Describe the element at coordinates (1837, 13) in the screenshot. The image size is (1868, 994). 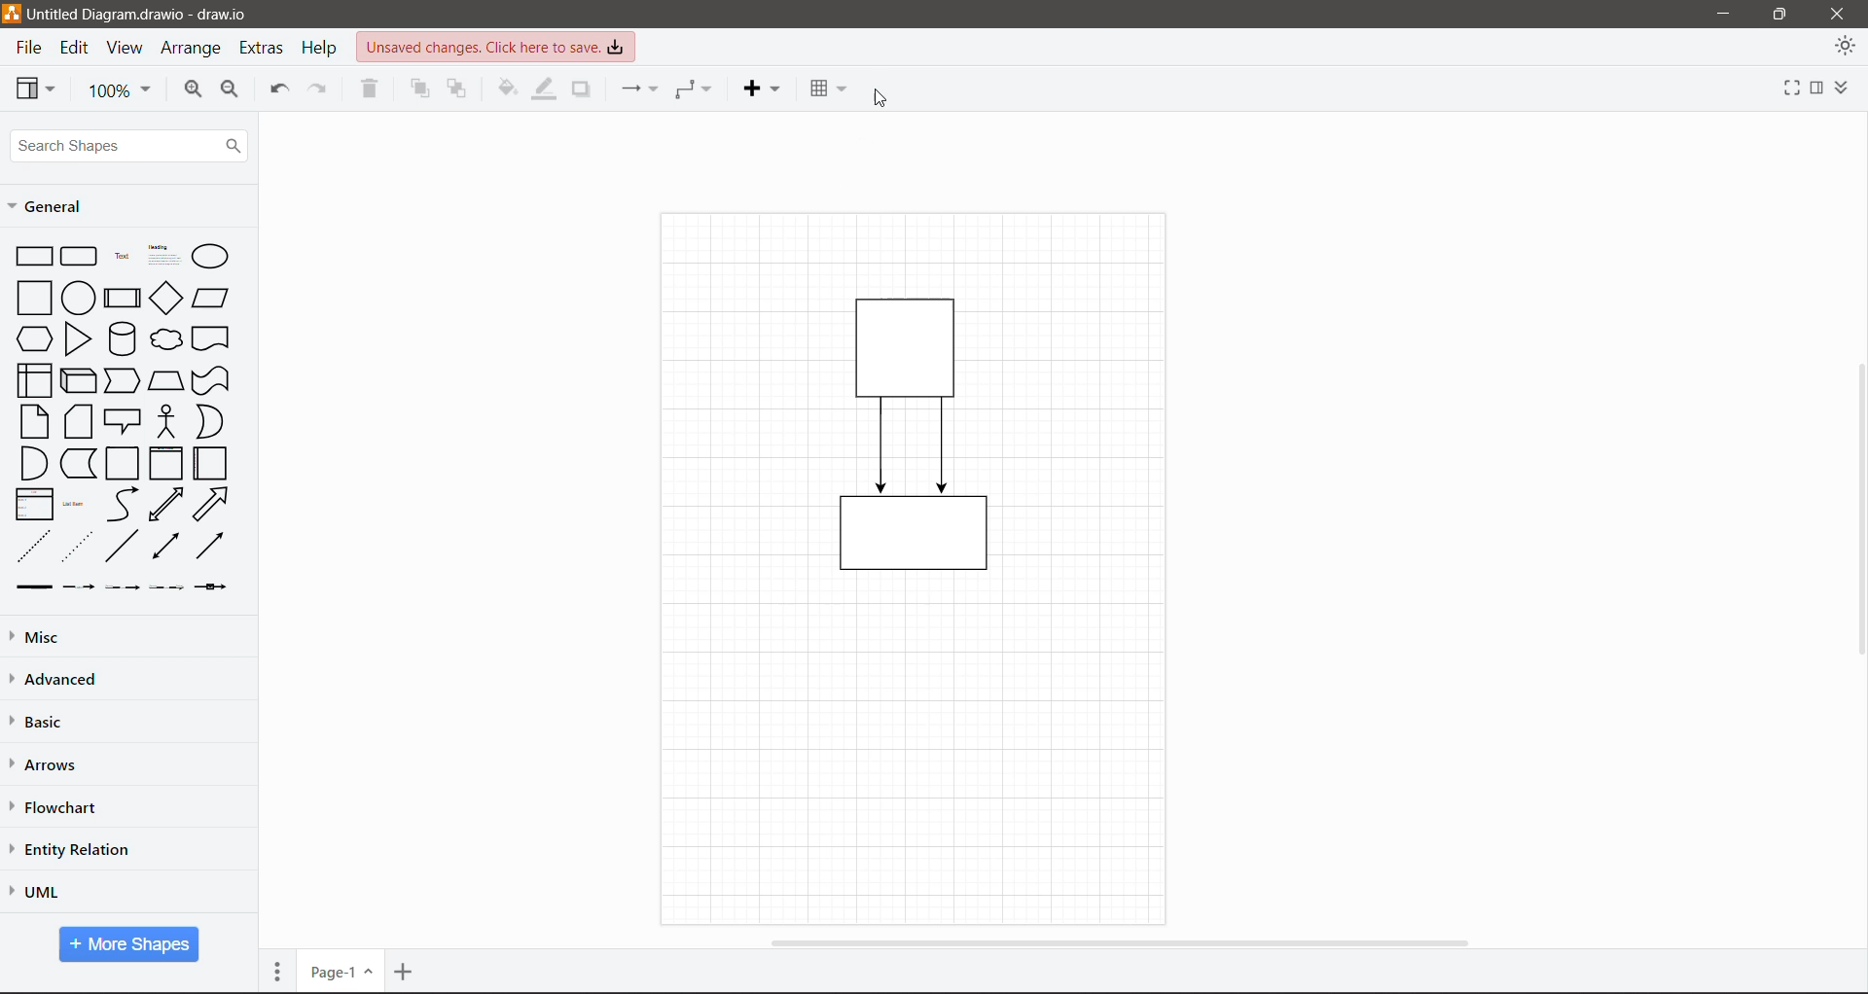
I see `close` at that location.